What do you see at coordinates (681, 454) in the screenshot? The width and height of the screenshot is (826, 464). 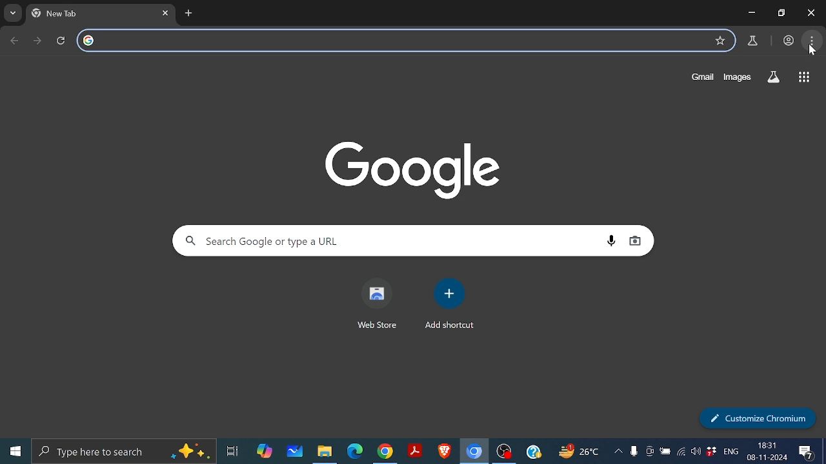 I see `connection` at bounding box center [681, 454].